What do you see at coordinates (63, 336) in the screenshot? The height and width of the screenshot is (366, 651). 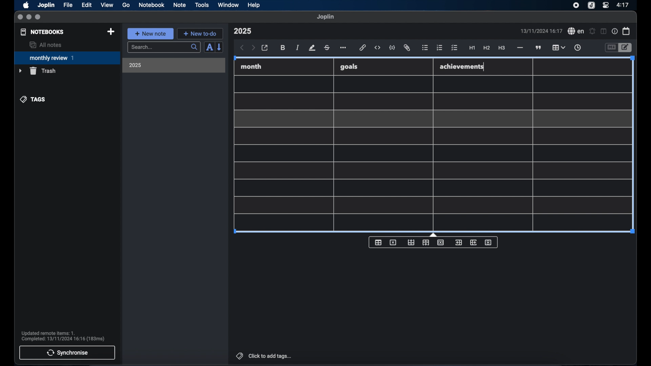 I see `sync notification` at bounding box center [63, 336].